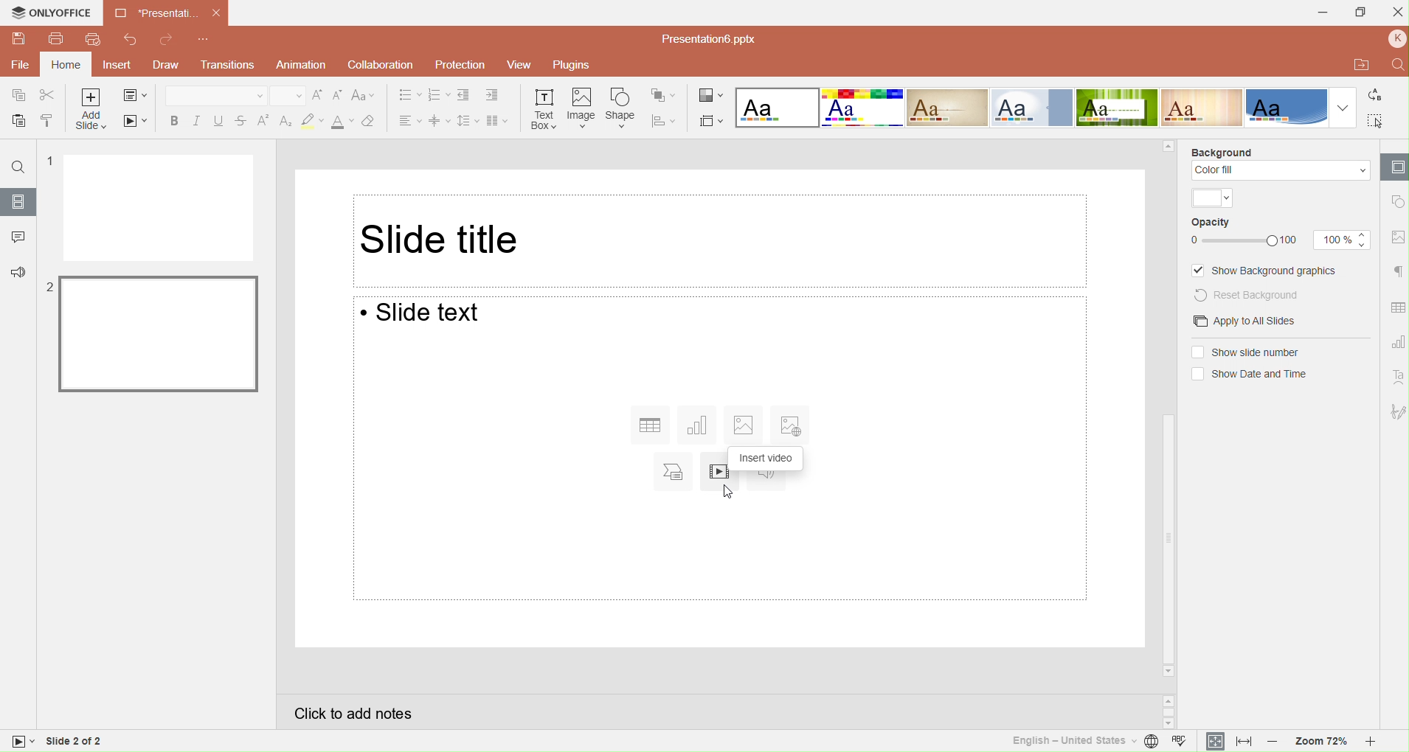 The height and width of the screenshot is (752, 1409). I want to click on Clear style, so click(372, 120).